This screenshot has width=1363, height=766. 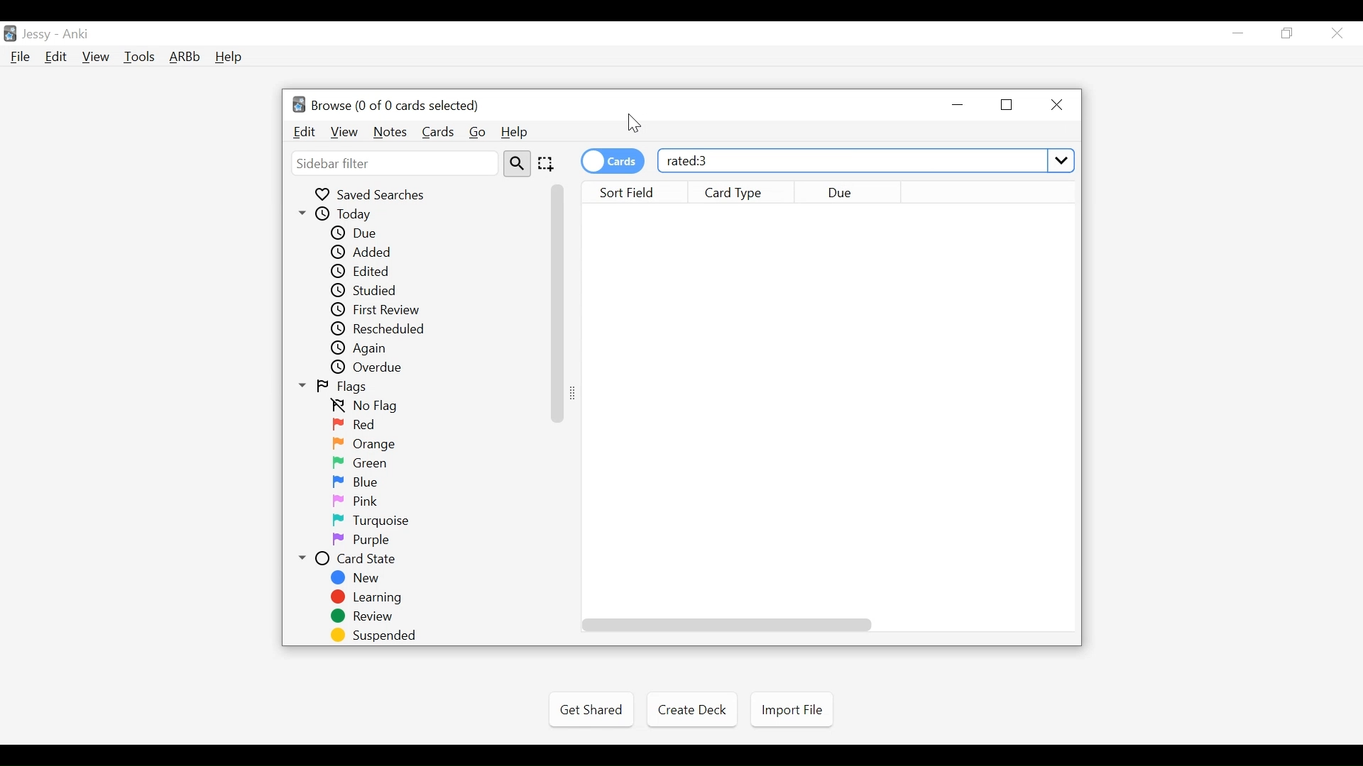 What do you see at coordinates (367, 350) in the screenshot?
I see `Again` at bounding box center [367, 350].